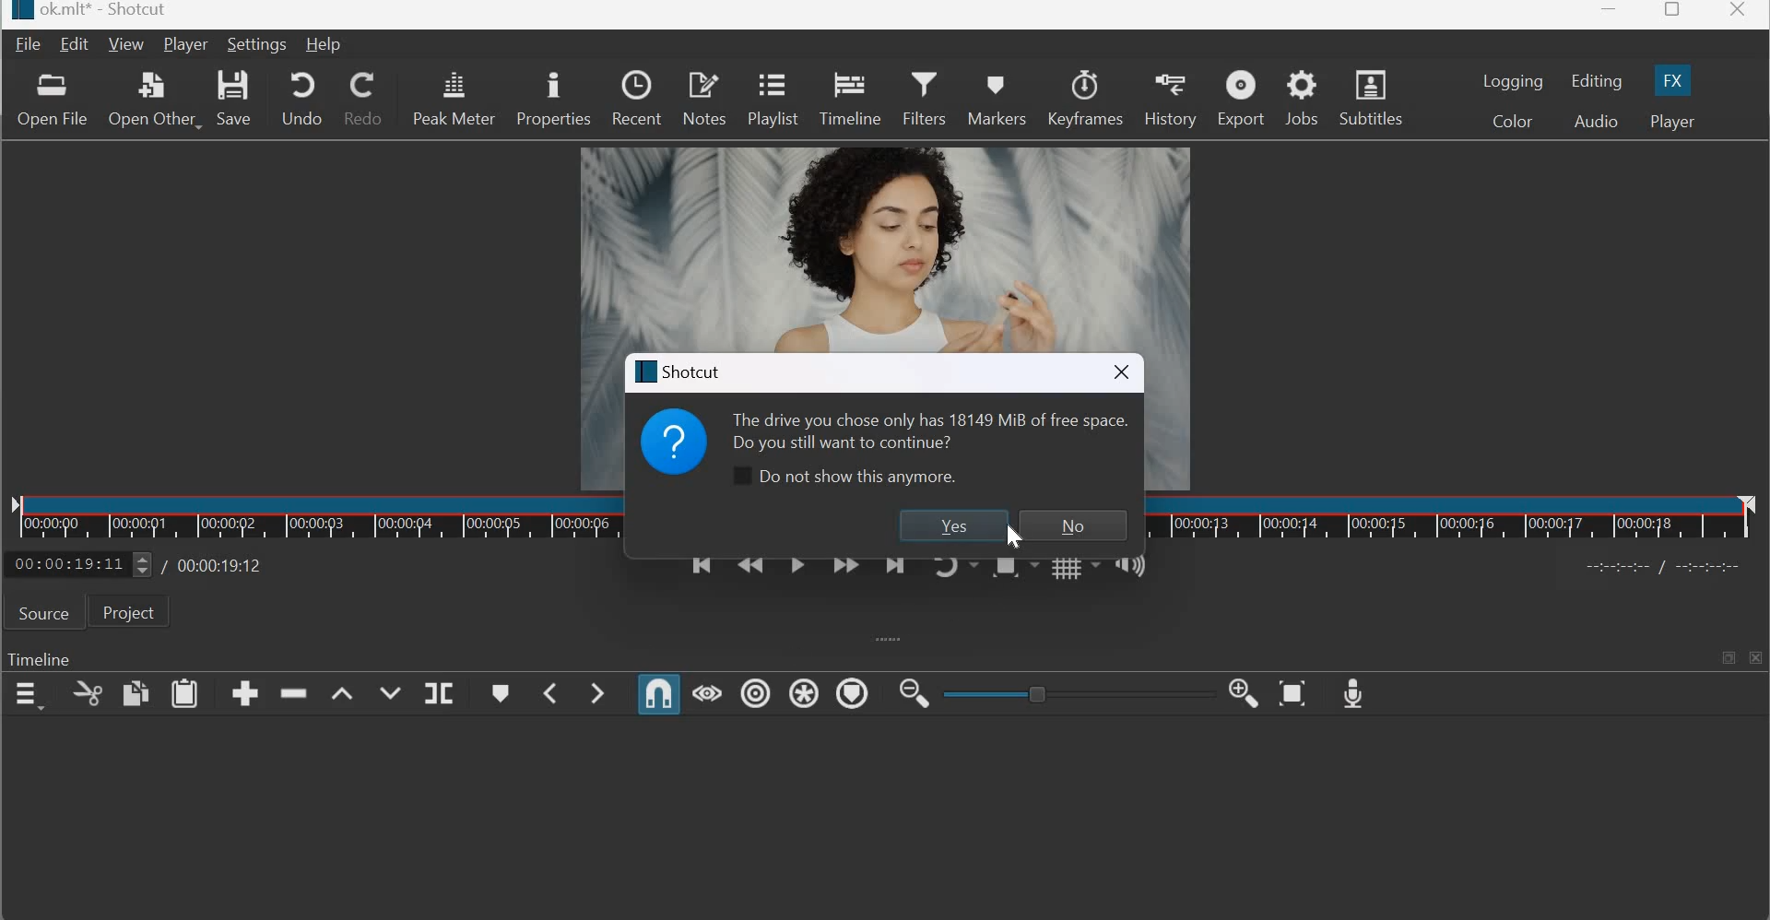 Image resolution: width=1770 pixels, height=920 pixels. What do you see at coordinates (29, 44) in the screenshot?
I see `File` at bounding box center [29, 44].